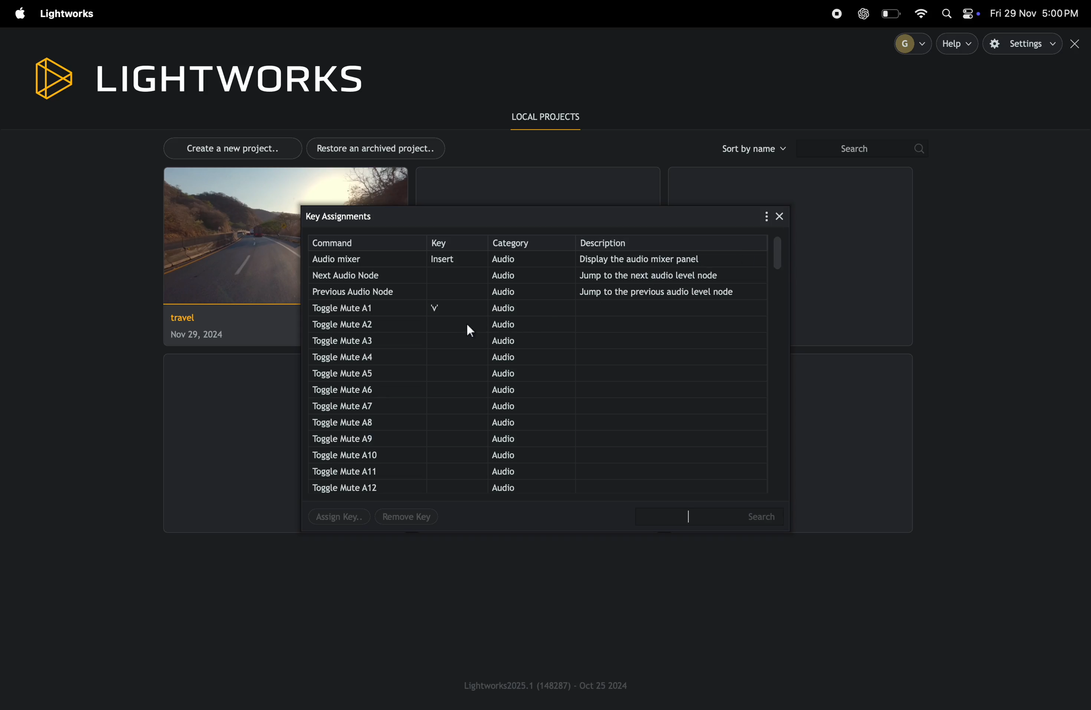 The width and height of the screenshot is (1091, 710). What do you see at coordinates (861, 149) in the screenshot?
I see `search` at bounding box center [861, 149].